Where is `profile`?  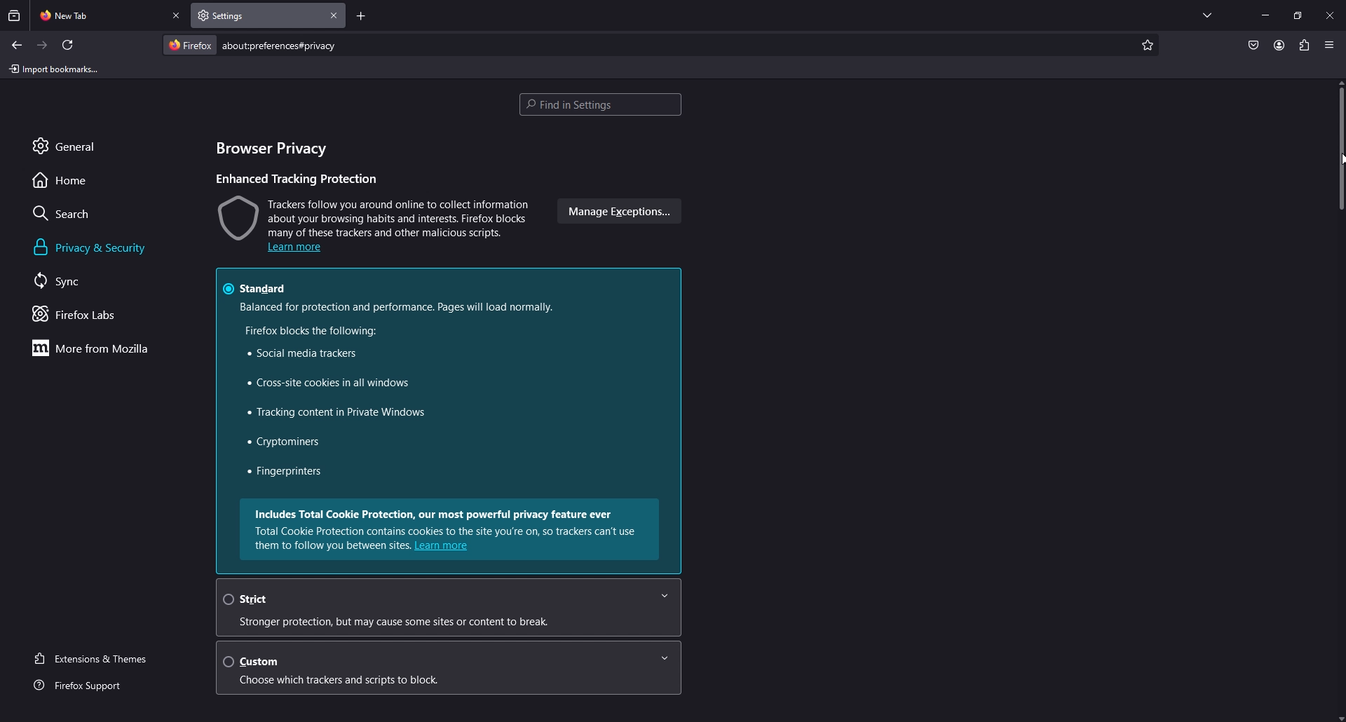 profile is located at coordinates (1279, 45).